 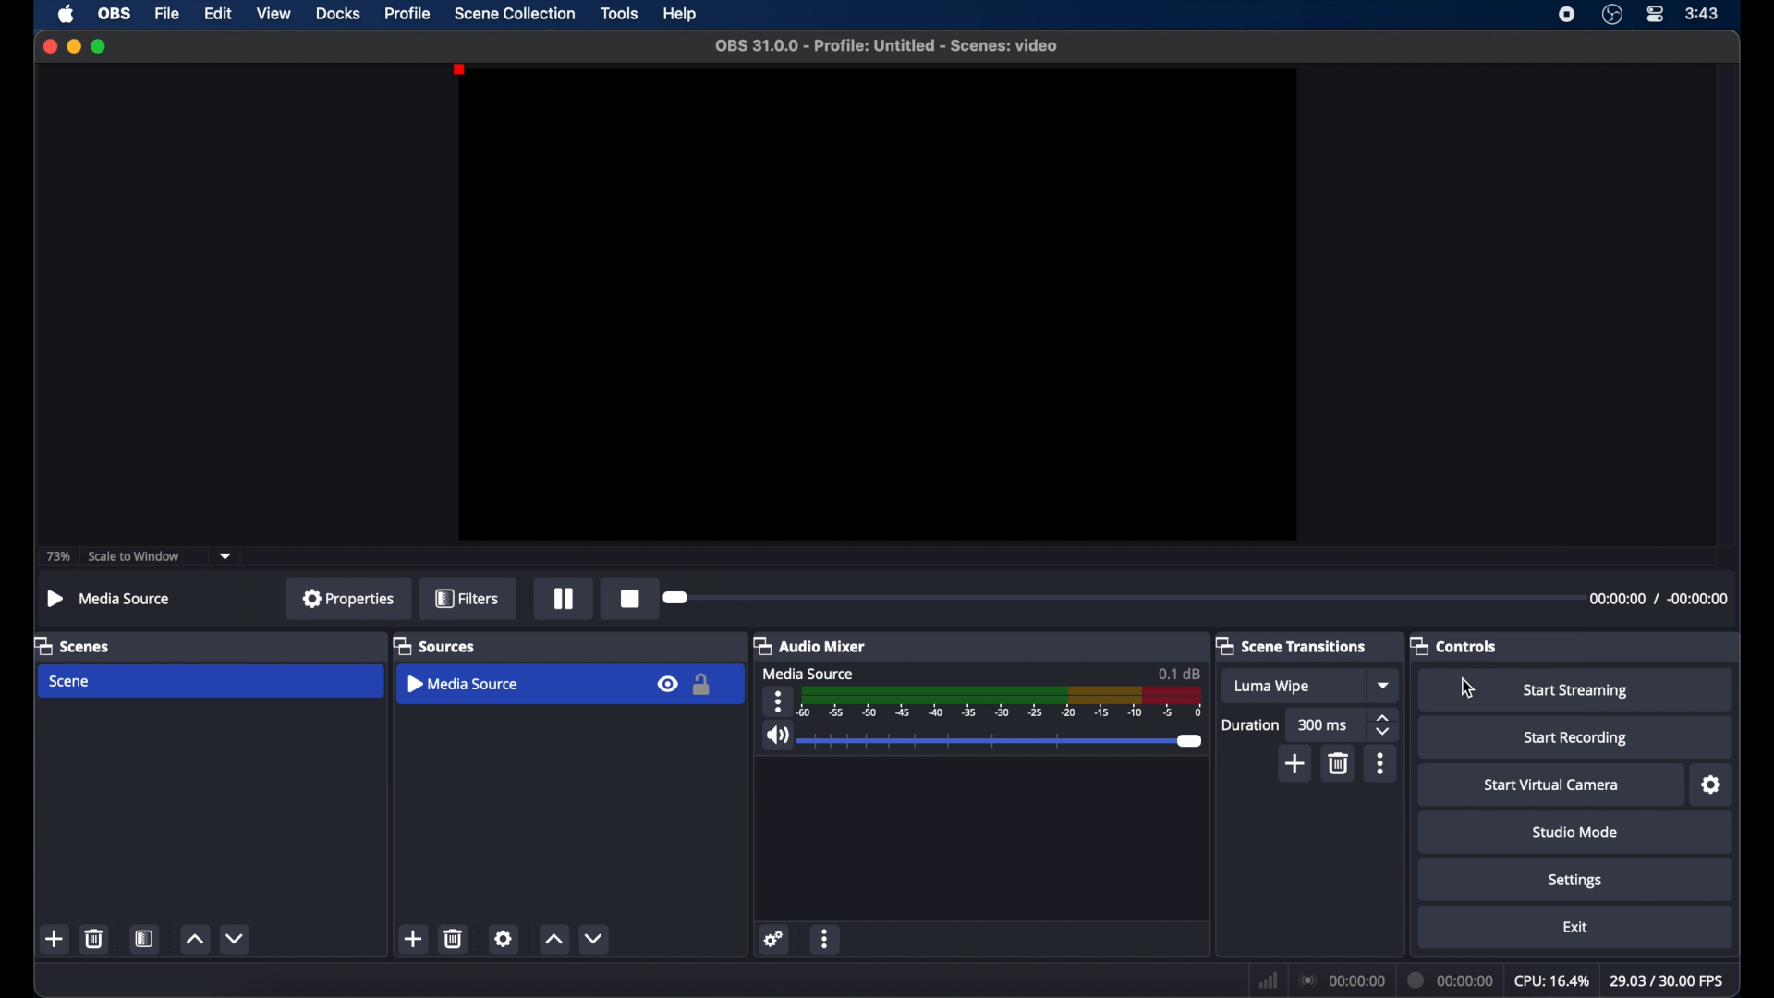 What do you see at coordinates (1453, 646) in the screenshot?
I see `controls` at bounding box center [1453, 646].